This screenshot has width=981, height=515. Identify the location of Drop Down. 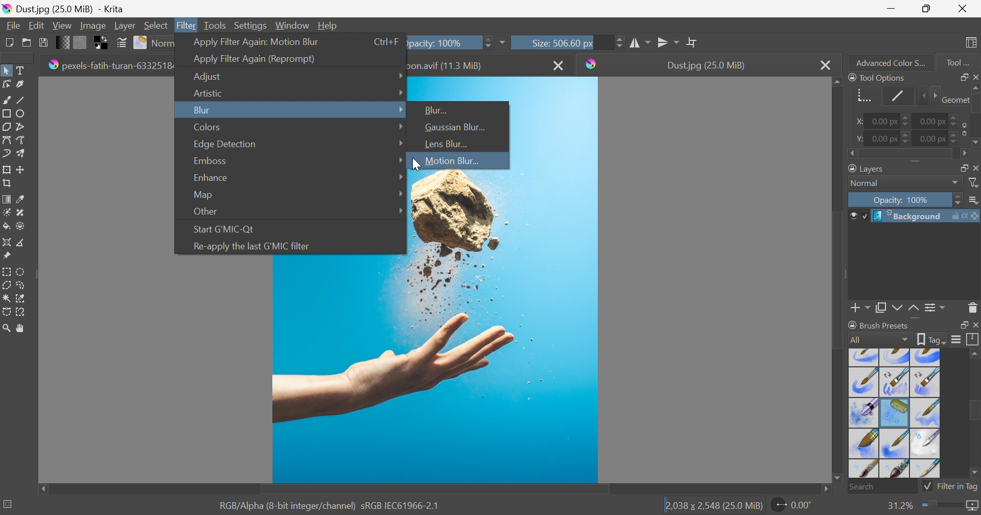
(401, 109).